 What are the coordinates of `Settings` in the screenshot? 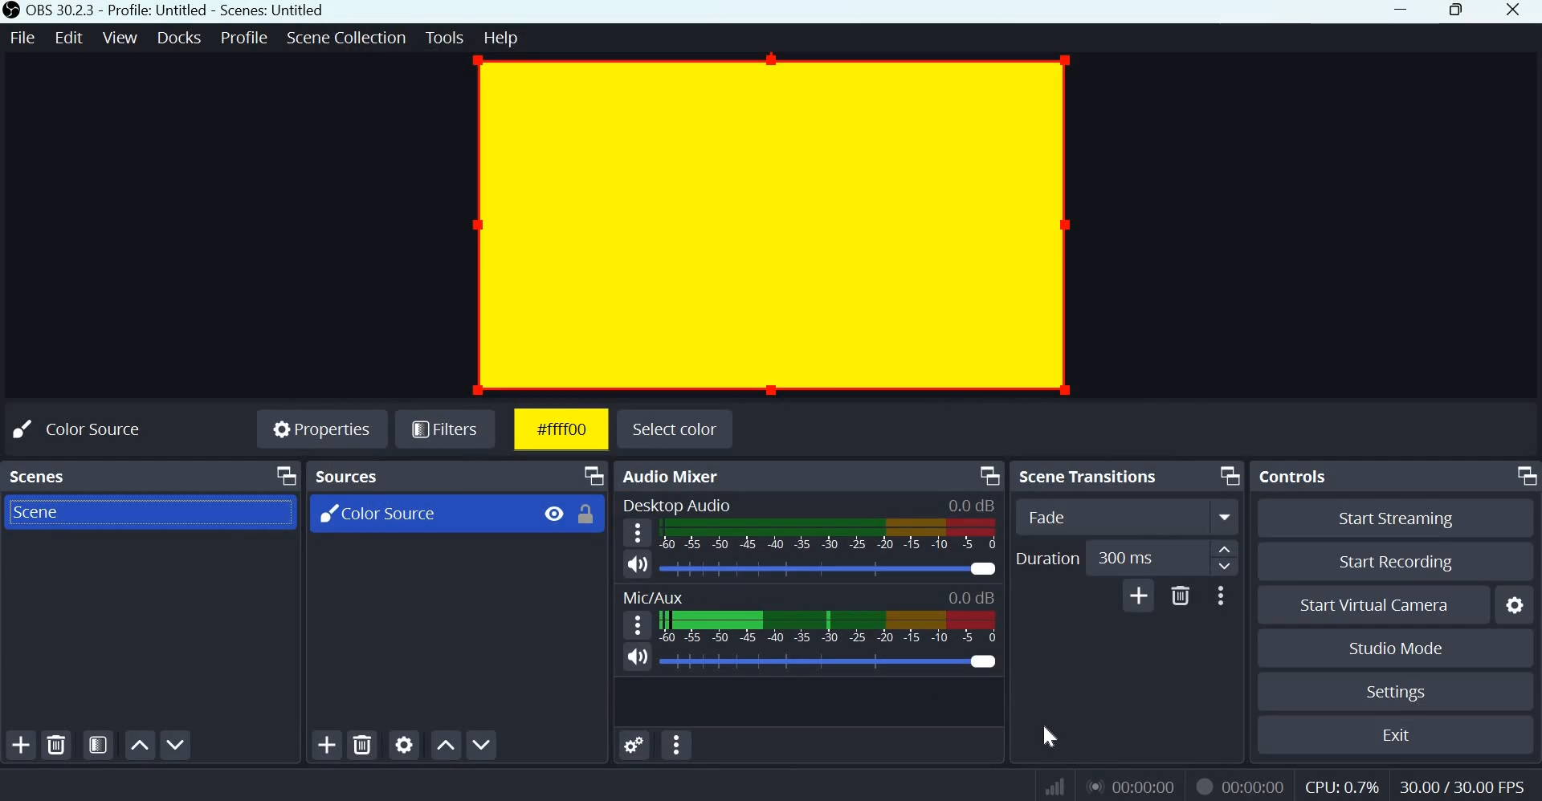 It's located at (1394, 692).